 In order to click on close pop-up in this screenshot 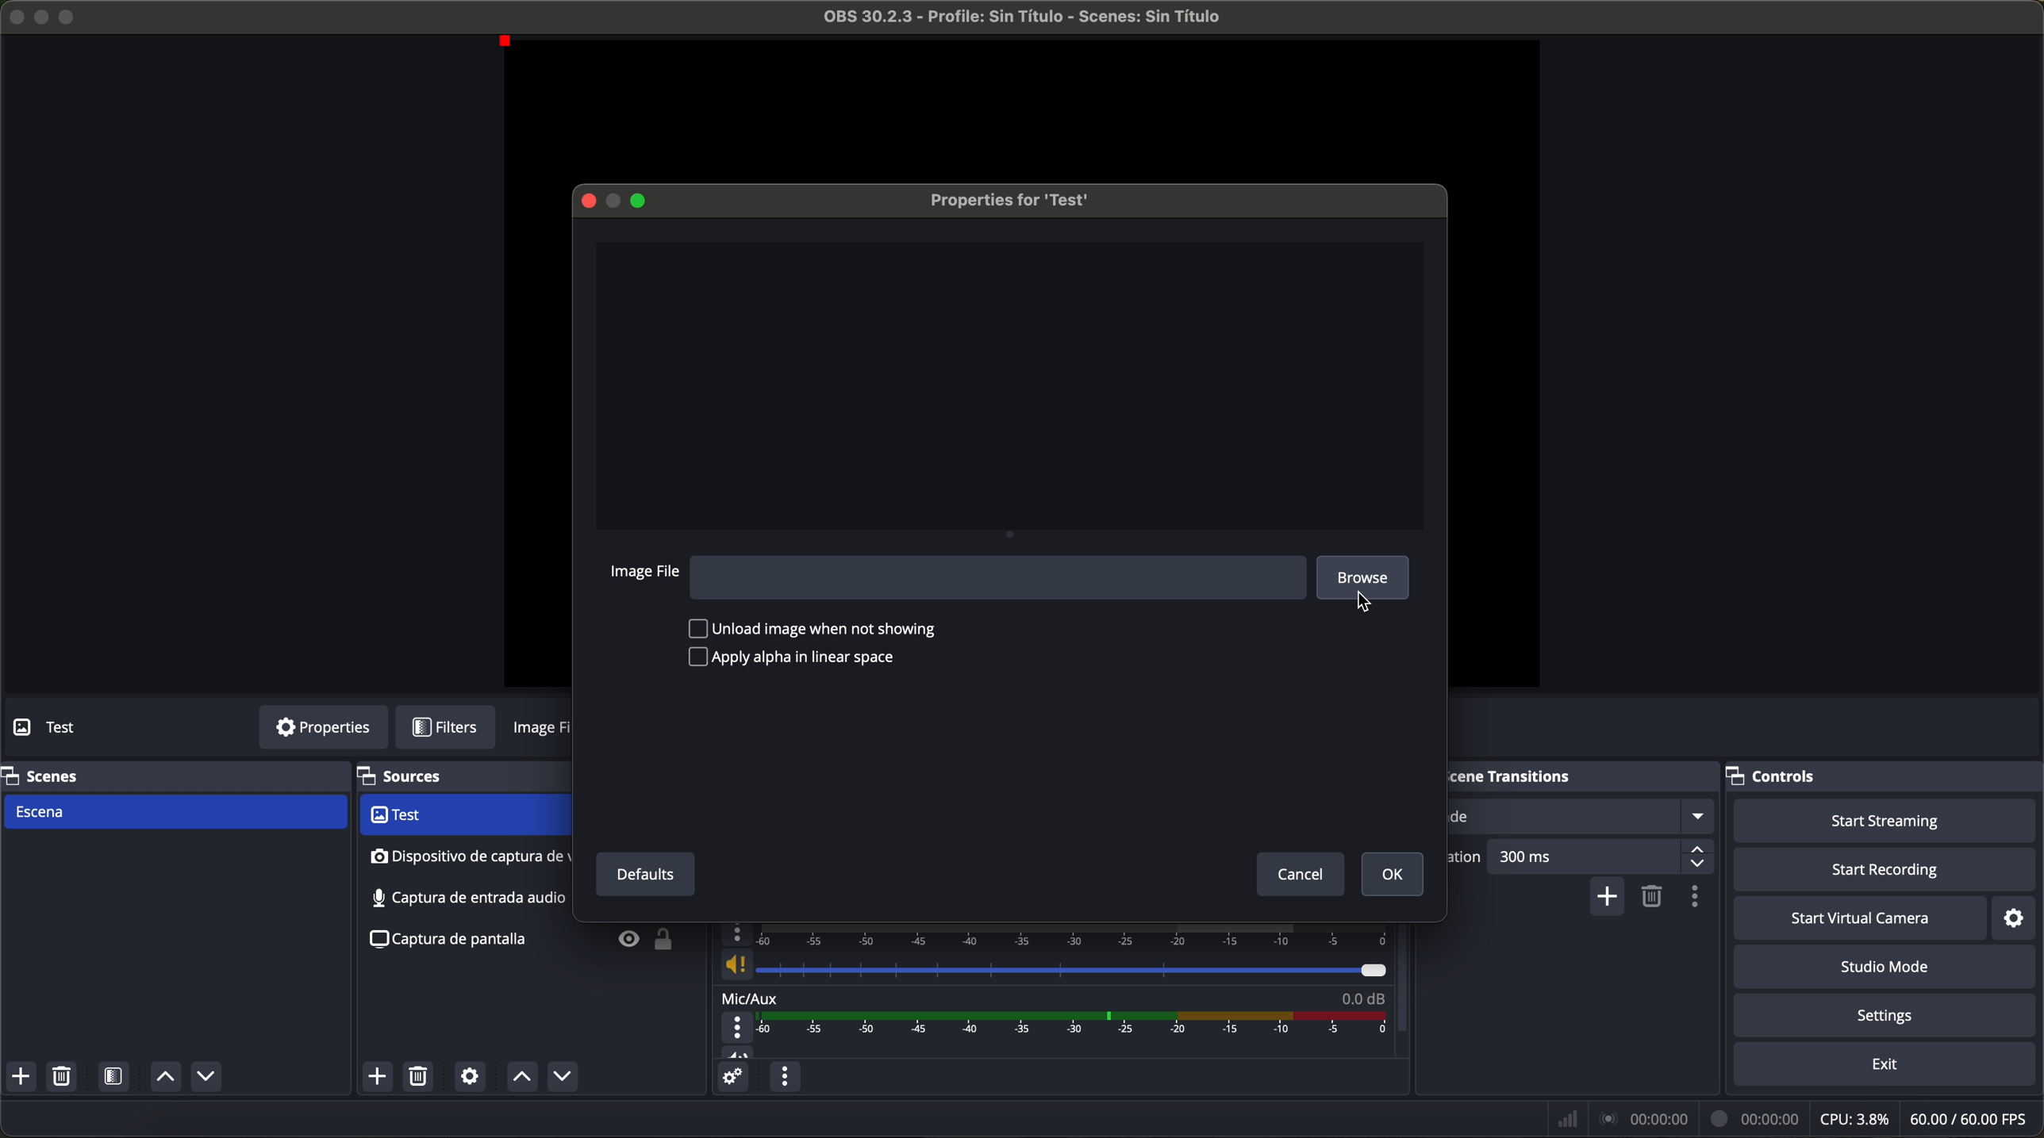, I will do `click(585, 198)`.